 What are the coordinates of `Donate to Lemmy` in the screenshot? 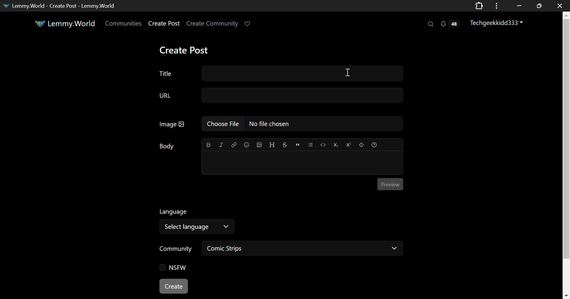 It's located at (248, 24).